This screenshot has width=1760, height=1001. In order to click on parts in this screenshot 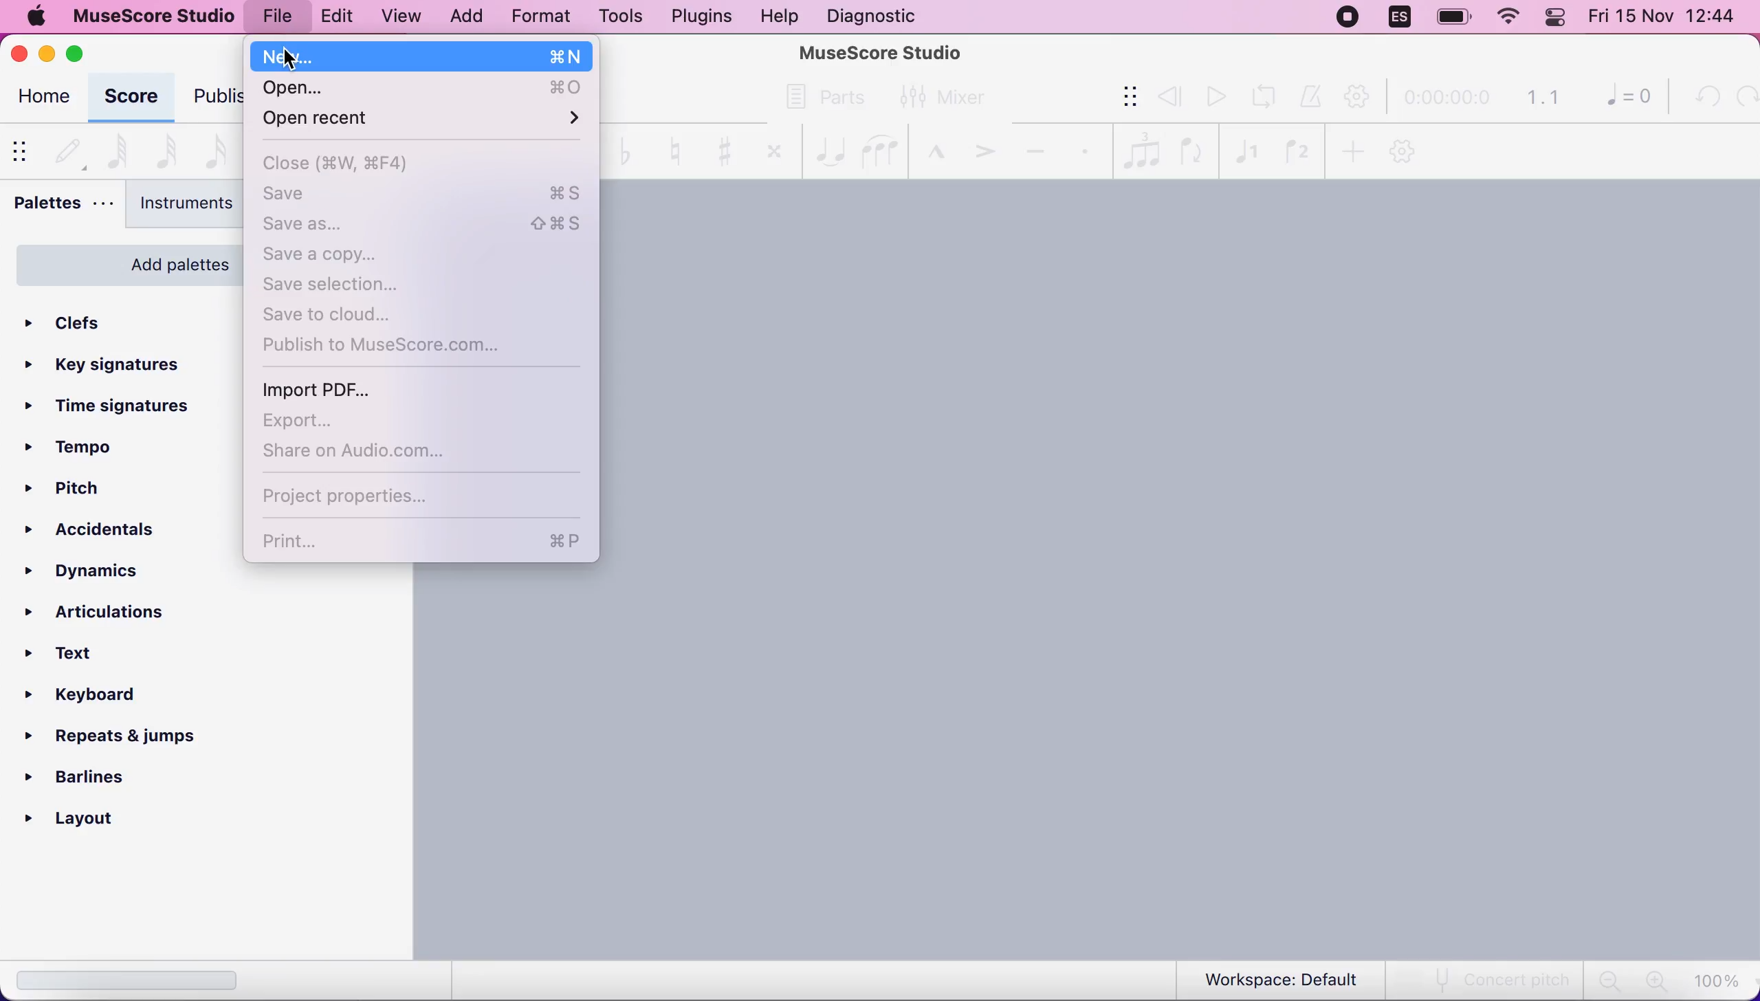, I will do `click(825, 95)`.